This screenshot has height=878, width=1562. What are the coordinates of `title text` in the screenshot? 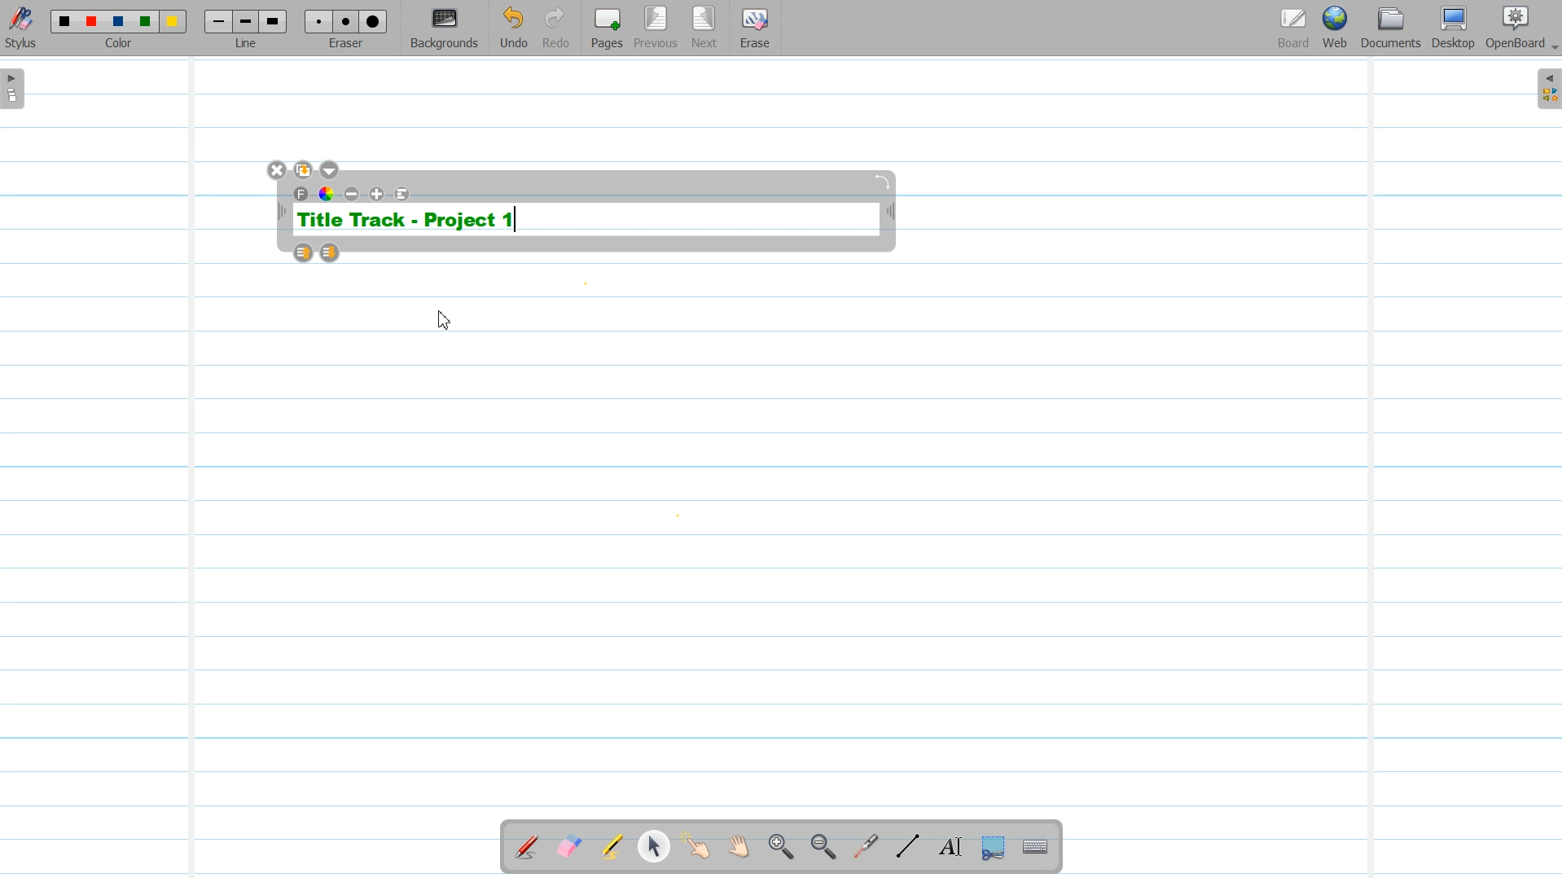 It's located at (406, 220).